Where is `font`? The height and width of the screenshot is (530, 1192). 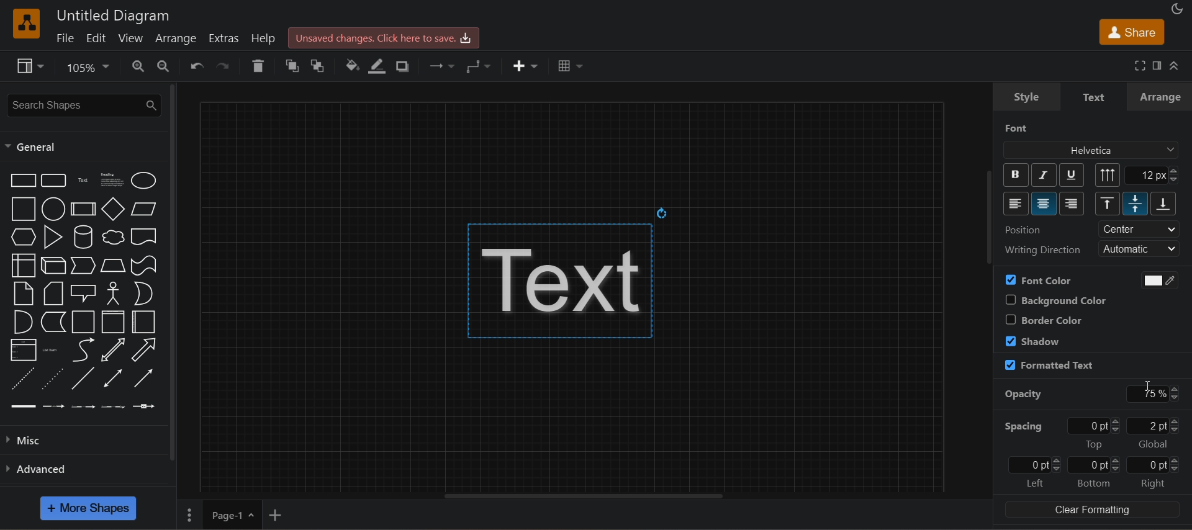 font is located at coordinates (1017, 128).